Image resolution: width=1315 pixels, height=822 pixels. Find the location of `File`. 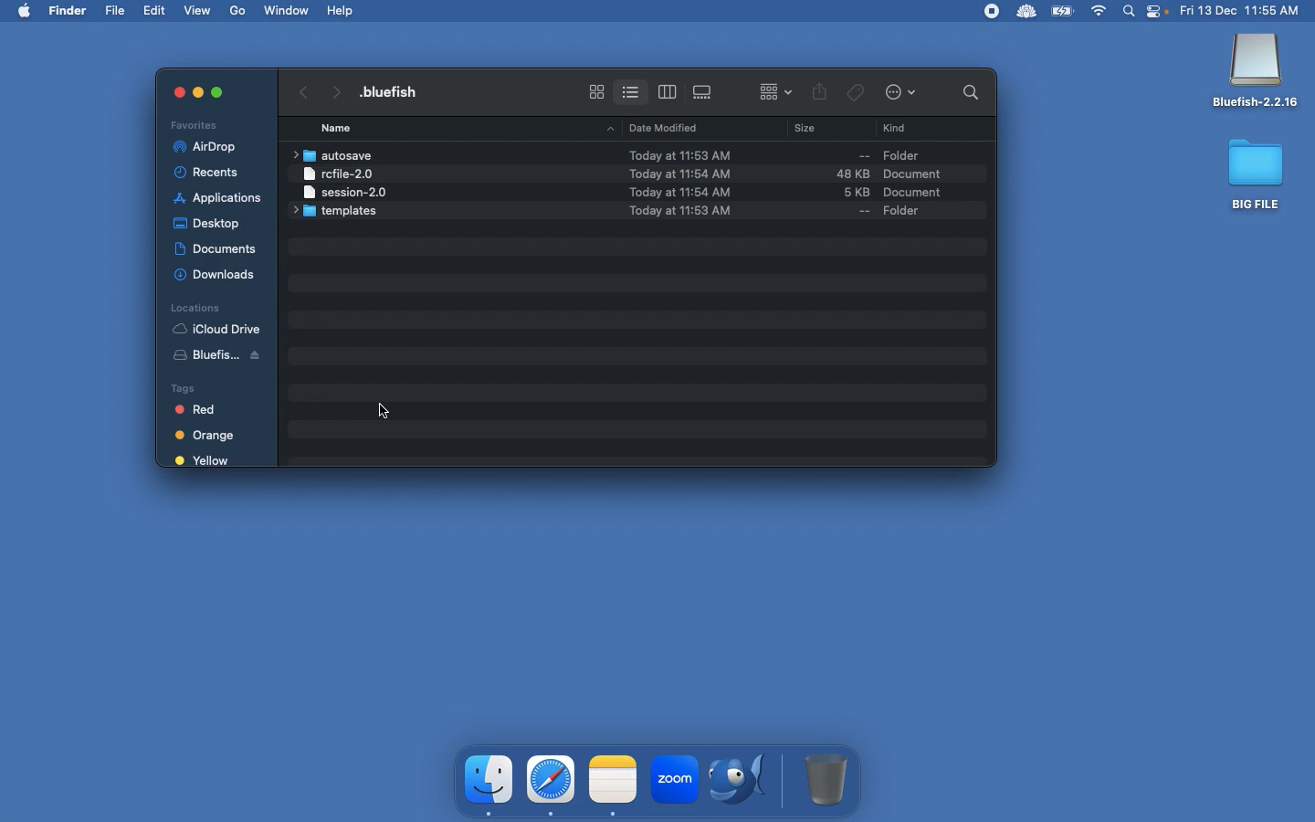

File is located at coordinates (117, 11).